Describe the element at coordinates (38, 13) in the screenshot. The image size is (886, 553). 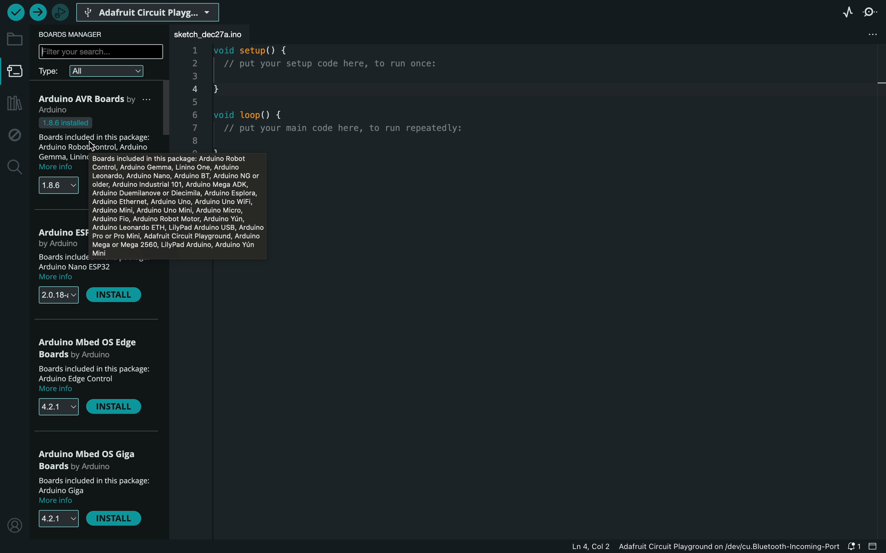
I see `upload` at that location.